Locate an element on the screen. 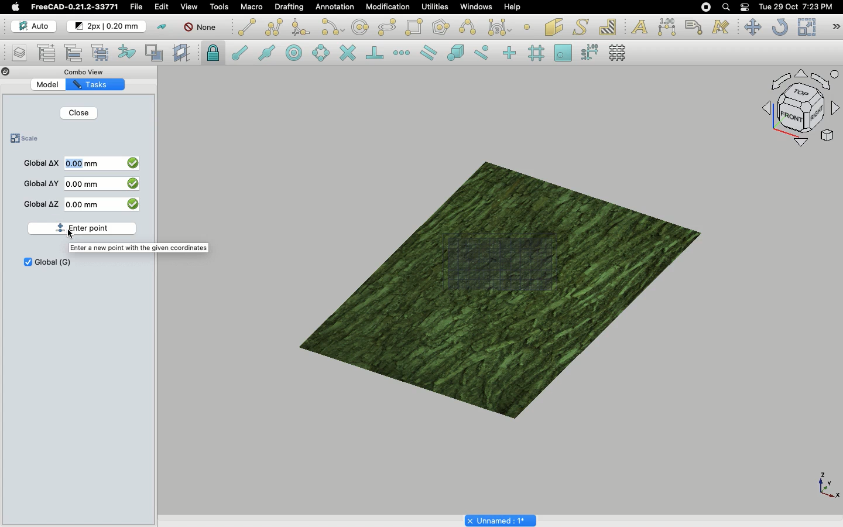 This screenshot has height=527, width=843. Toggle normal/wireframe display is located at coordinates (155, 53).